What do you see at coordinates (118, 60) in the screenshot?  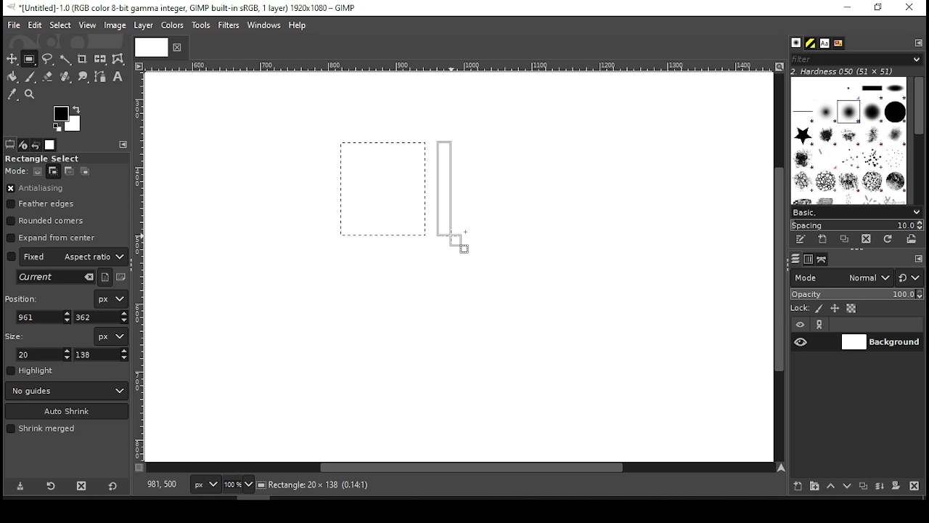 I see `warp transform tool` at bounding box center [118, 60].